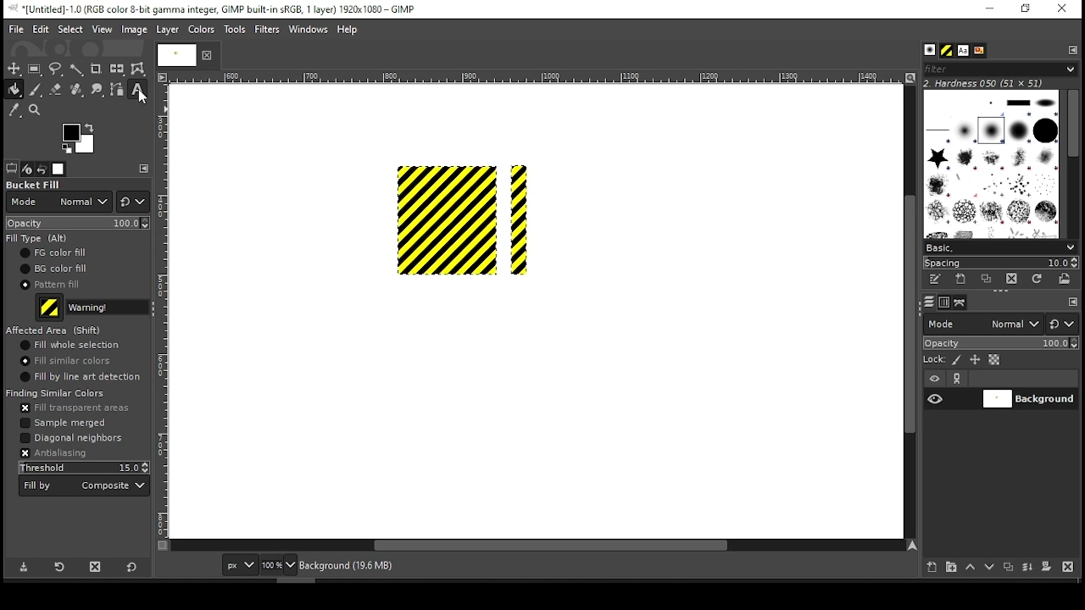  I want to click on minimize, so click(988, 9).